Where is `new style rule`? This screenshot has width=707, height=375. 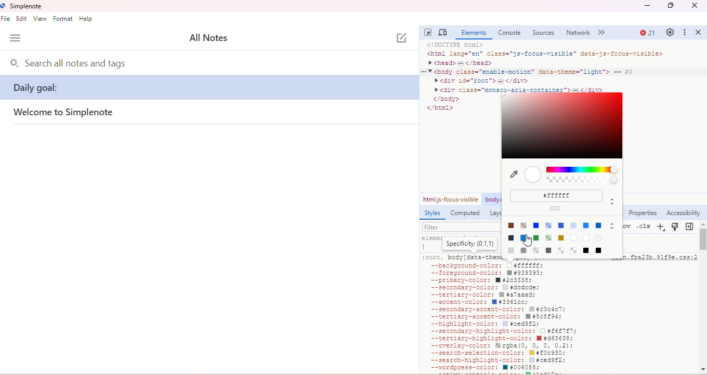 new style rule is located at coordinates (661, 228).